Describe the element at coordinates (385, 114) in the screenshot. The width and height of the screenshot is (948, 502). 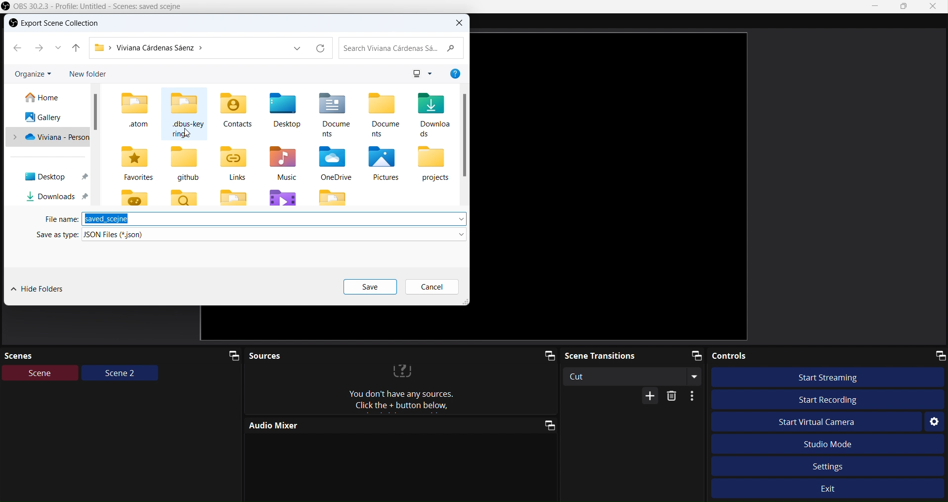
I see `Docume
nts` at that location.